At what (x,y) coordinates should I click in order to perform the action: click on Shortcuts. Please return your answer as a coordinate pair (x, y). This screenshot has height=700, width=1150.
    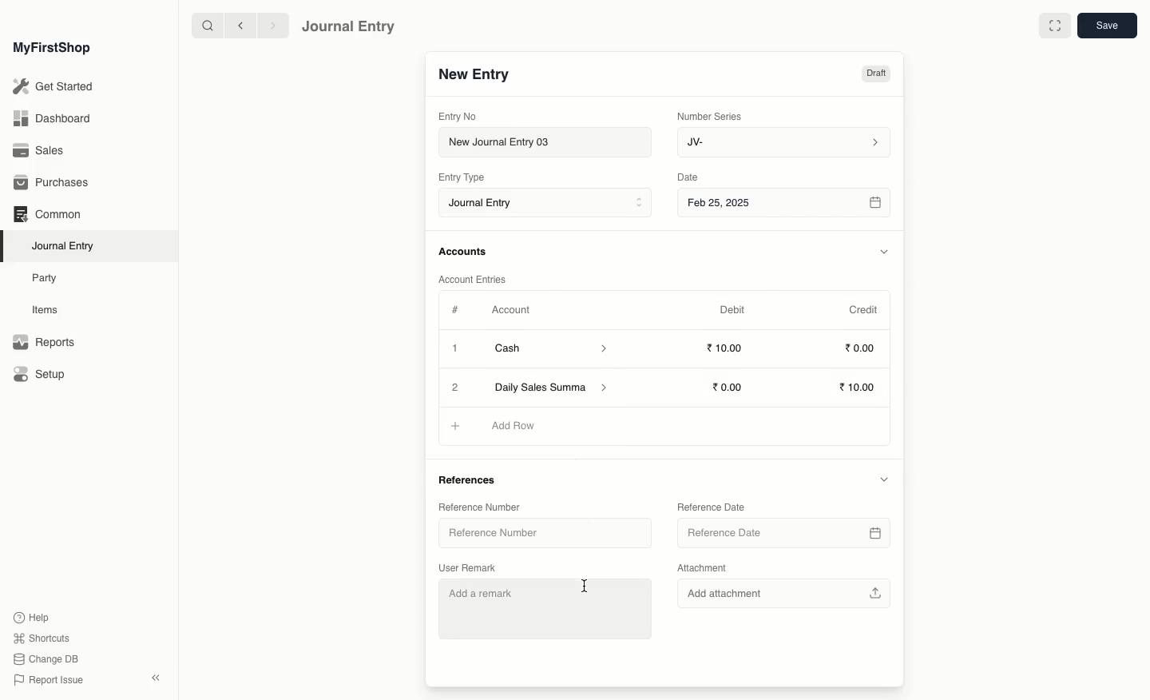
    Looking at the image, I should click on (39, 637).